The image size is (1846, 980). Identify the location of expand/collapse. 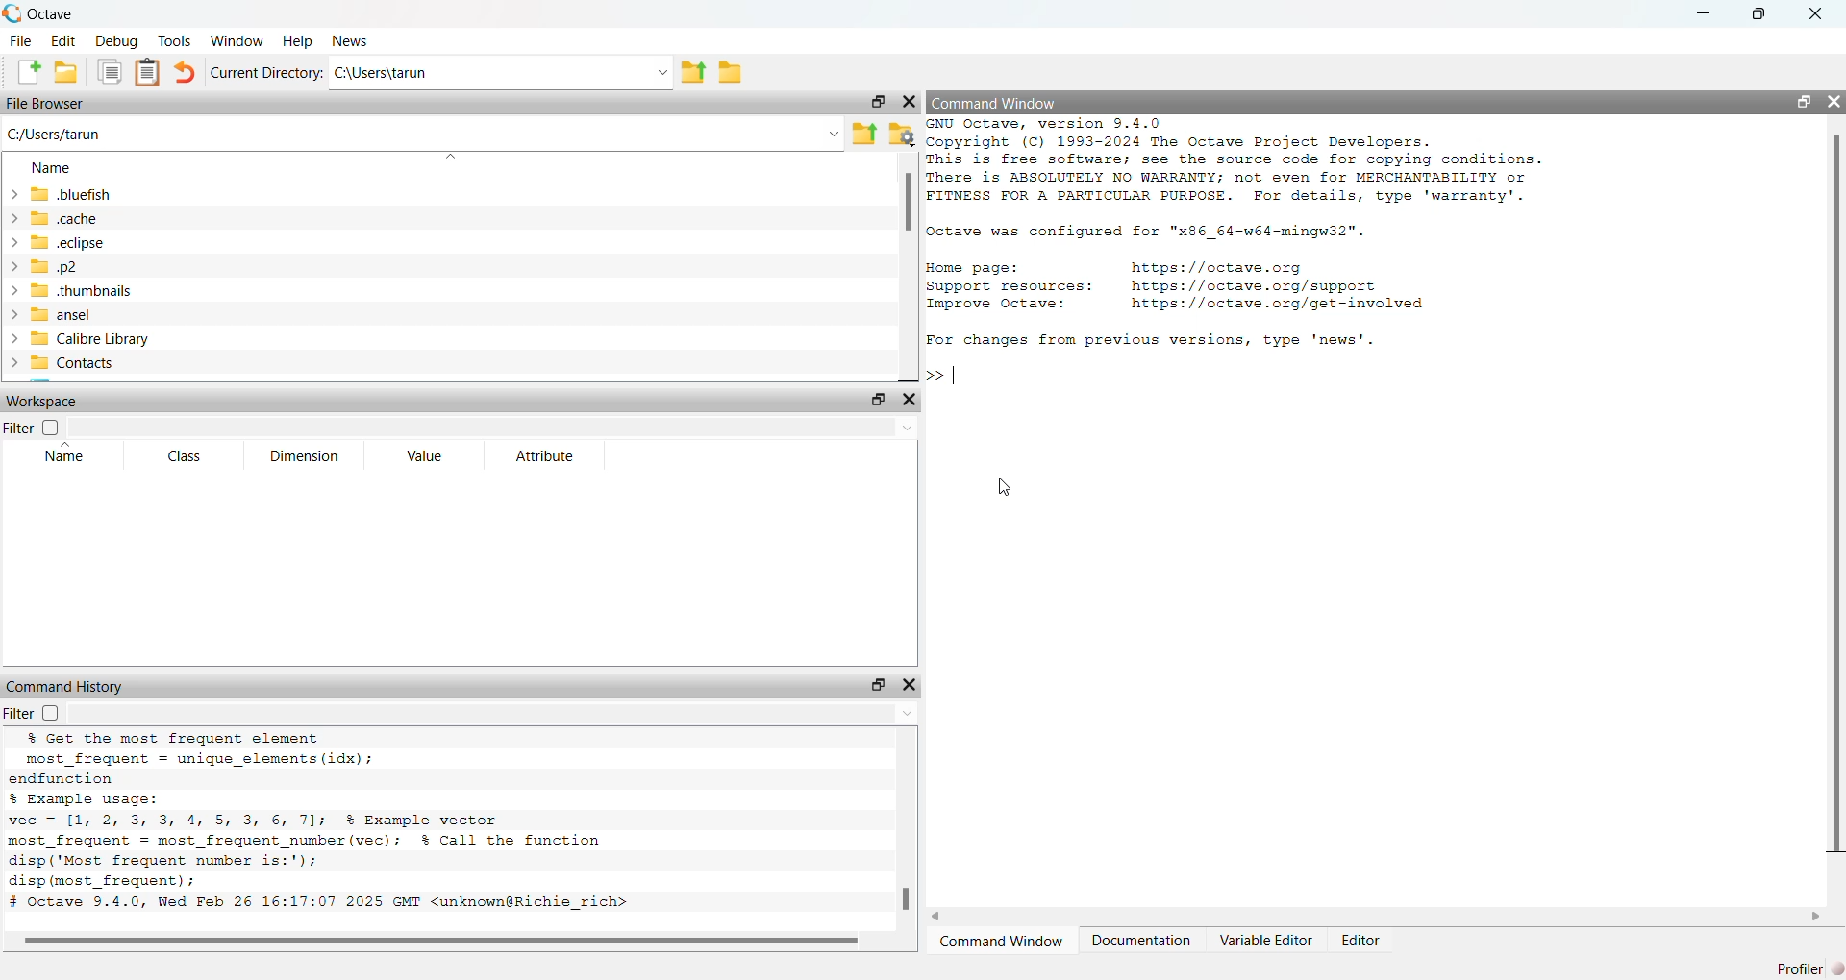
(12, 217).